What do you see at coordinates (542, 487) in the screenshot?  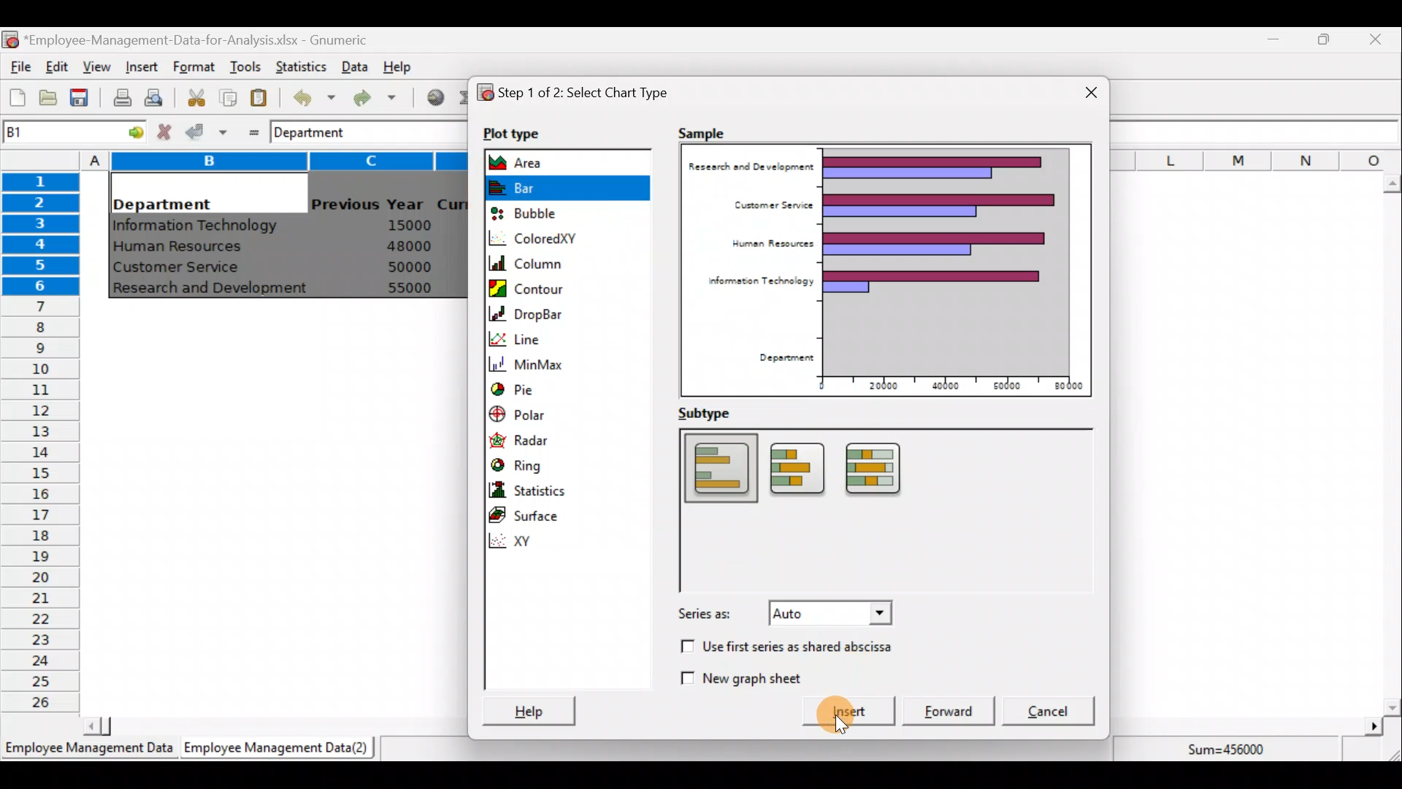 I see `Statistics` at bounding box center [542, 487].